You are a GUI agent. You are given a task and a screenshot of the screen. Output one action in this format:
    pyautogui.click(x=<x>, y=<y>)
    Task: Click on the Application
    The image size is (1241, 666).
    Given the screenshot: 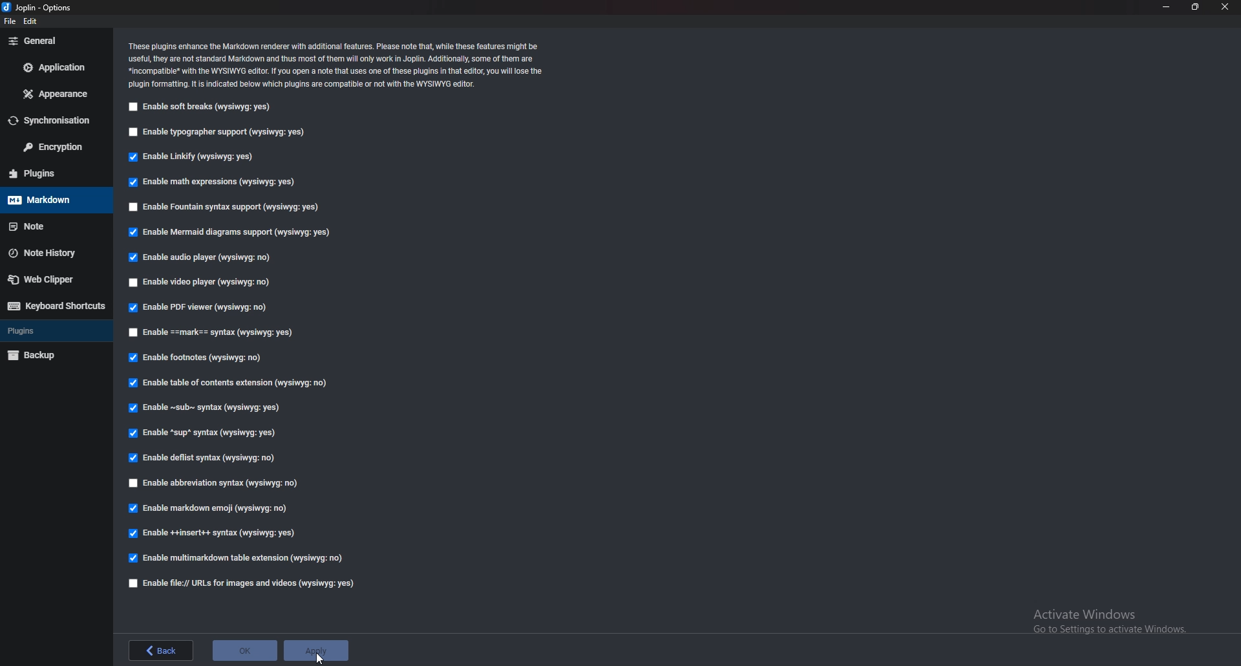 What is the action you would take?
    pyautogui.click(x=54, y=67)
    